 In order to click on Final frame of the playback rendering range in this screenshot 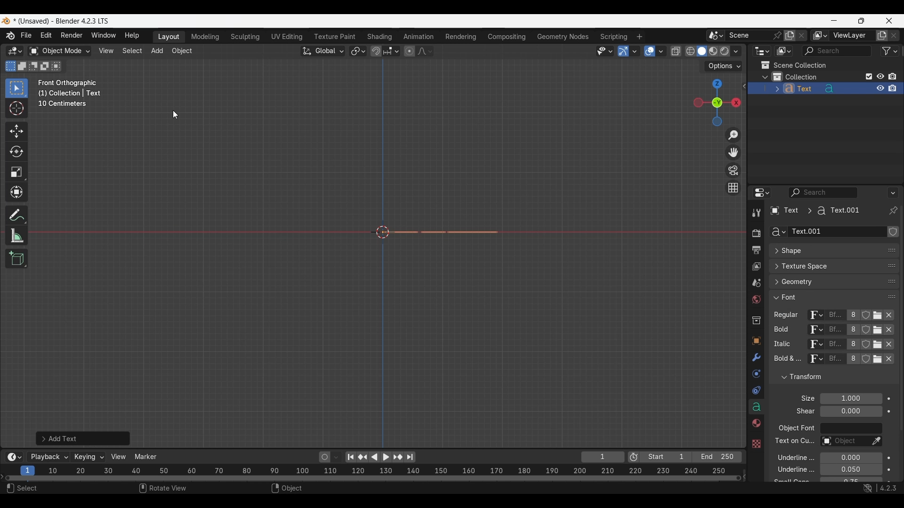, I will do `click(691, 457)`.